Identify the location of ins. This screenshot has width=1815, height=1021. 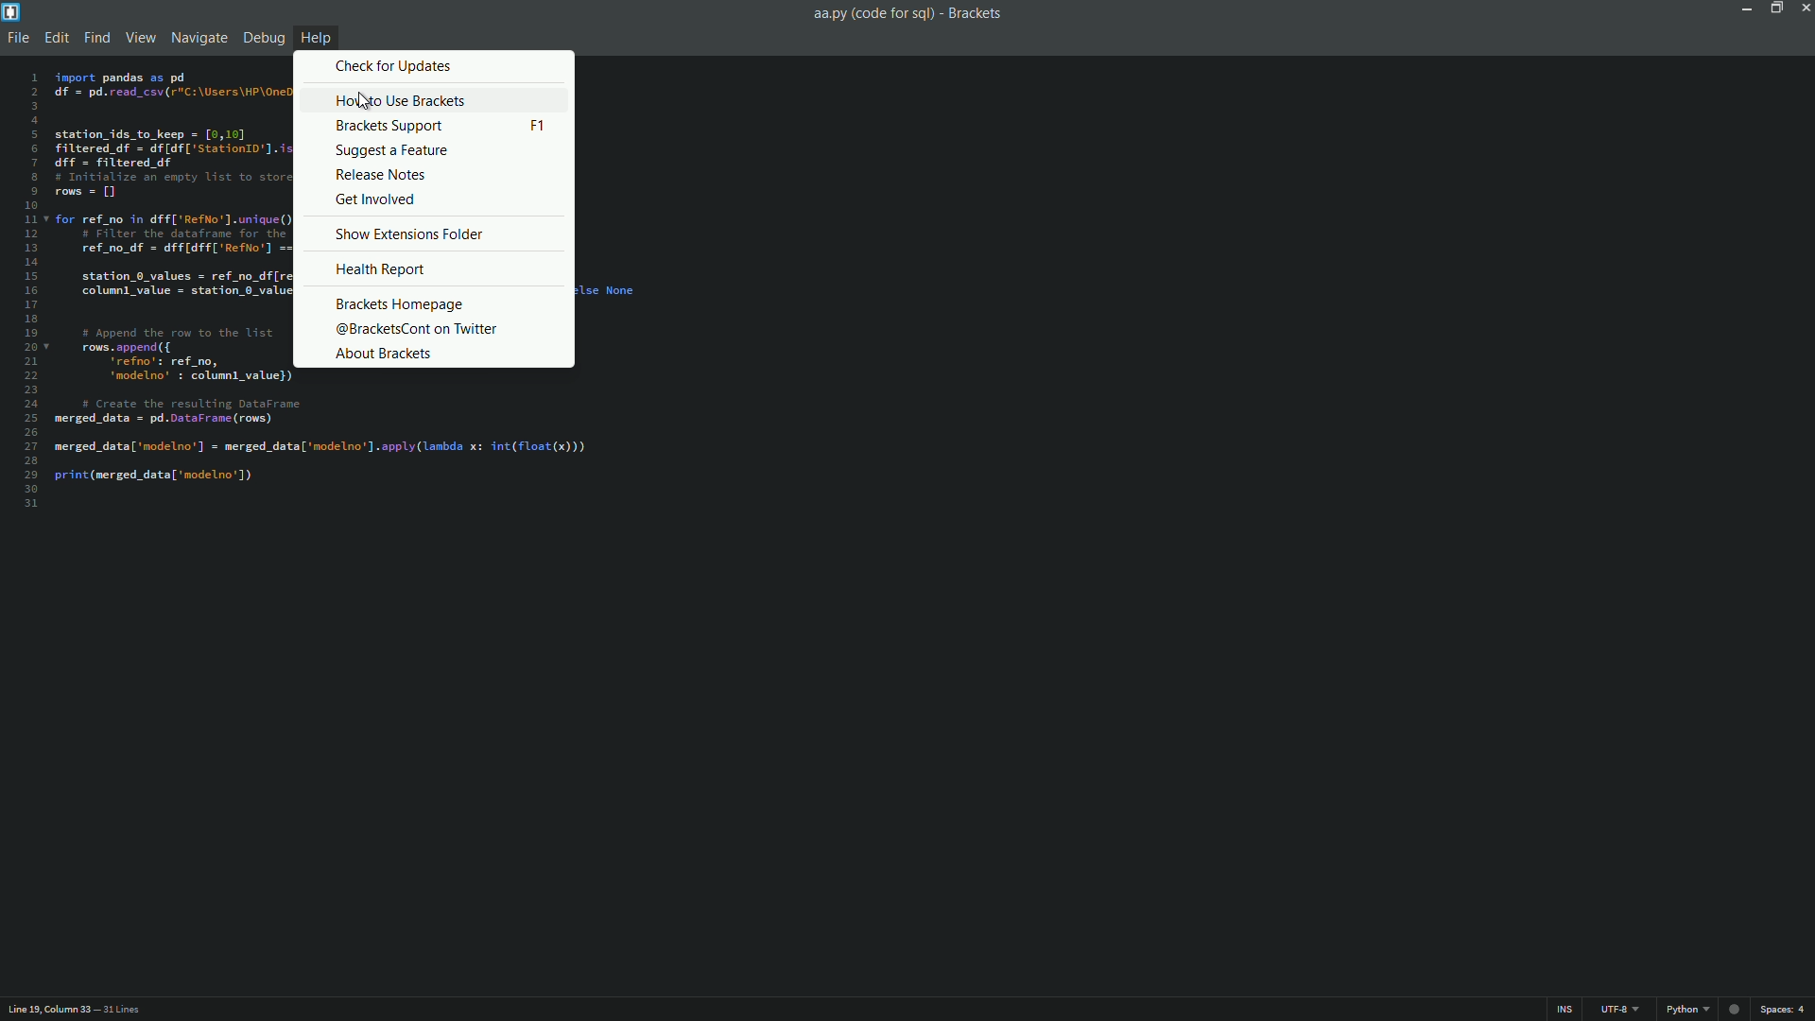
(1566, 1010).